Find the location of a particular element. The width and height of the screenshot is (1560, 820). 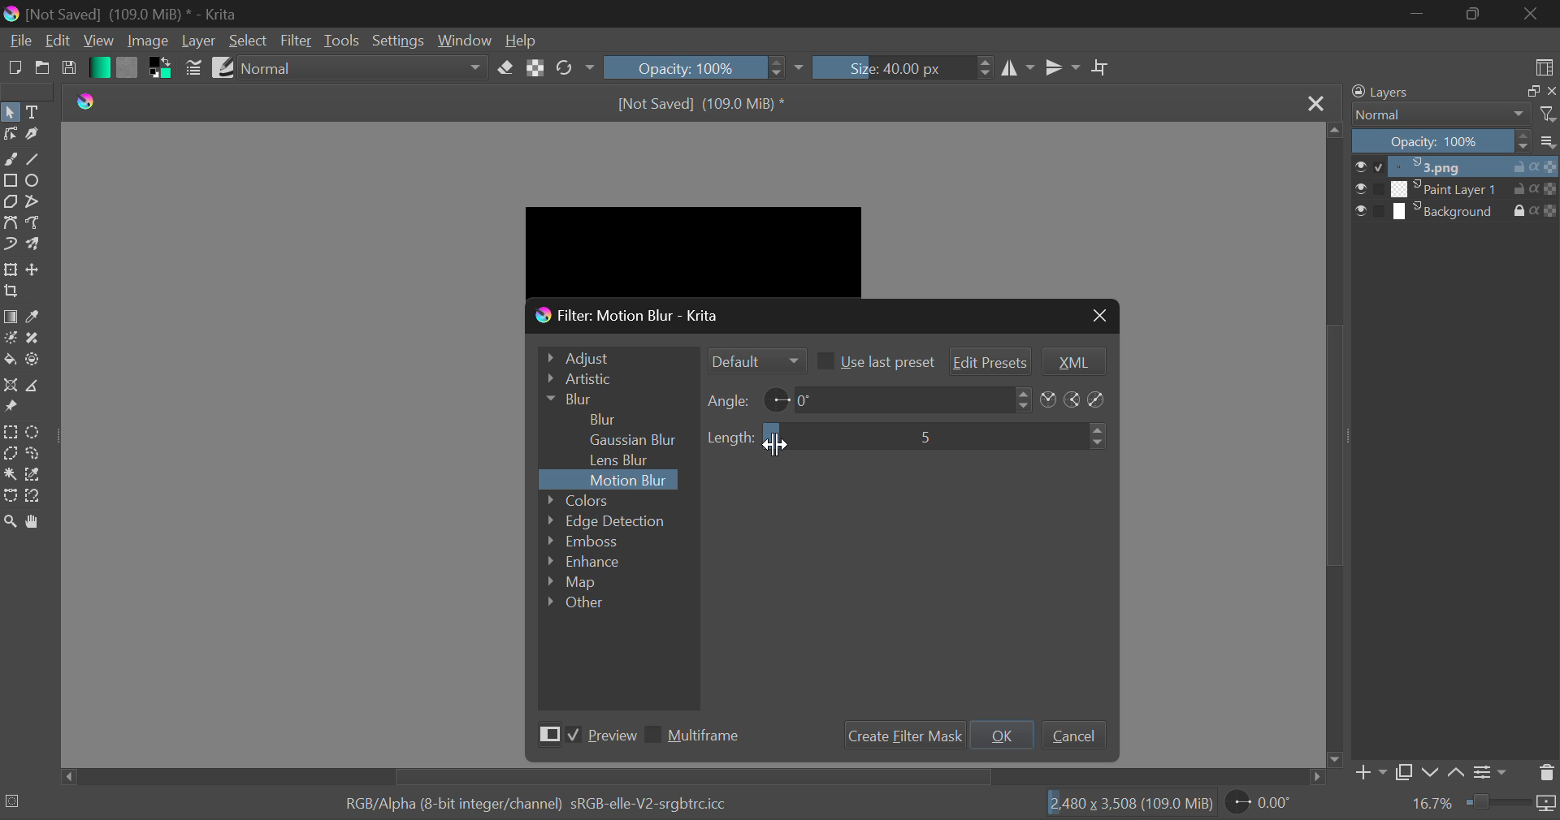

Rectangle is located at coordinates (10, 179).